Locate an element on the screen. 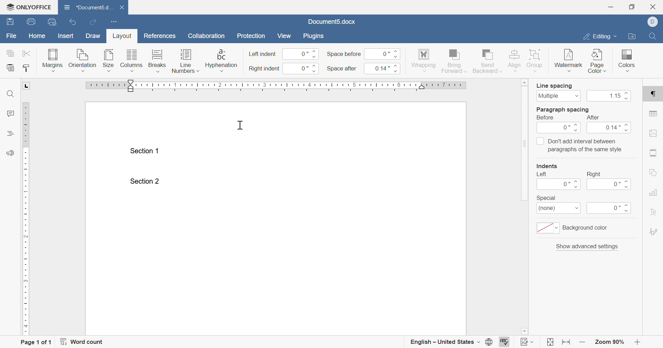  section 2 is located at coordinates (147, 181).